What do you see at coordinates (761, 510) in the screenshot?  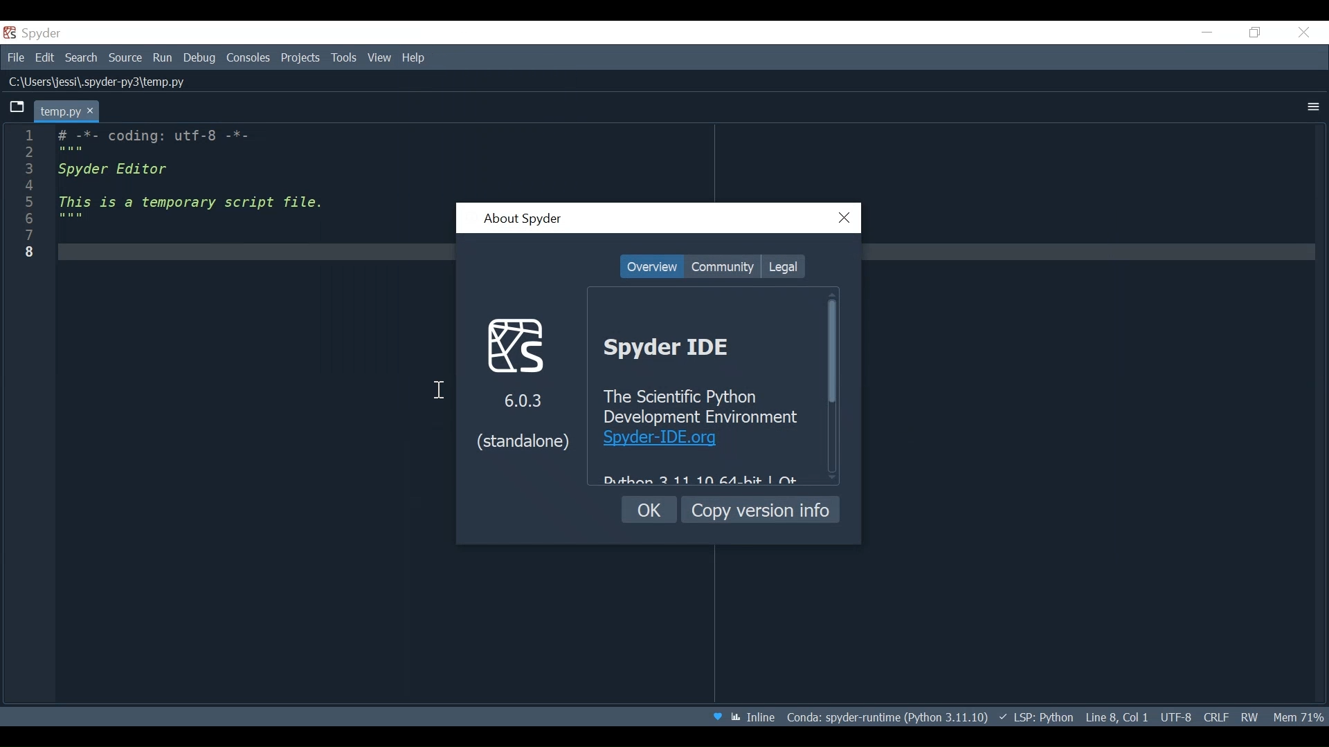 I see `Copy version info` at bounding box center [761, 510].